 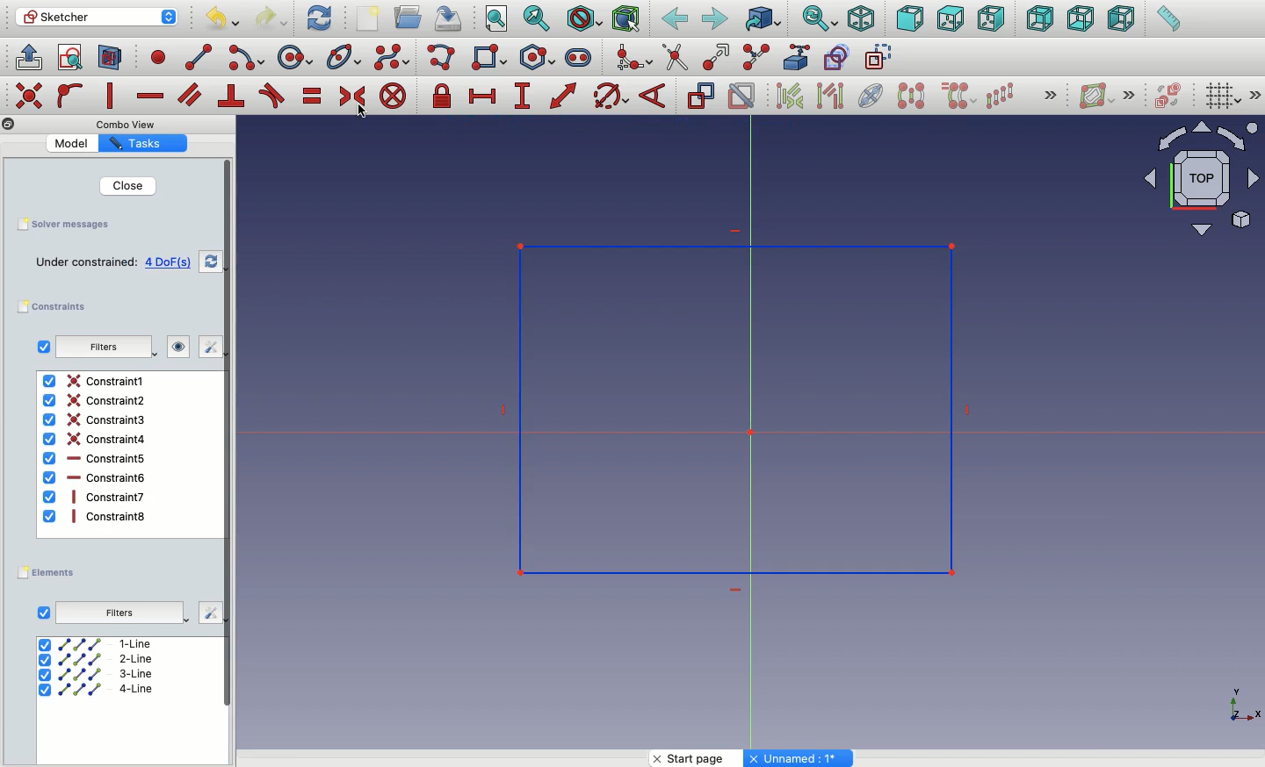 What do you see at coordinates (1098, 96) in the screenshot?
I see `Show hide B spline information layer` at bounding box center [1098, 96].